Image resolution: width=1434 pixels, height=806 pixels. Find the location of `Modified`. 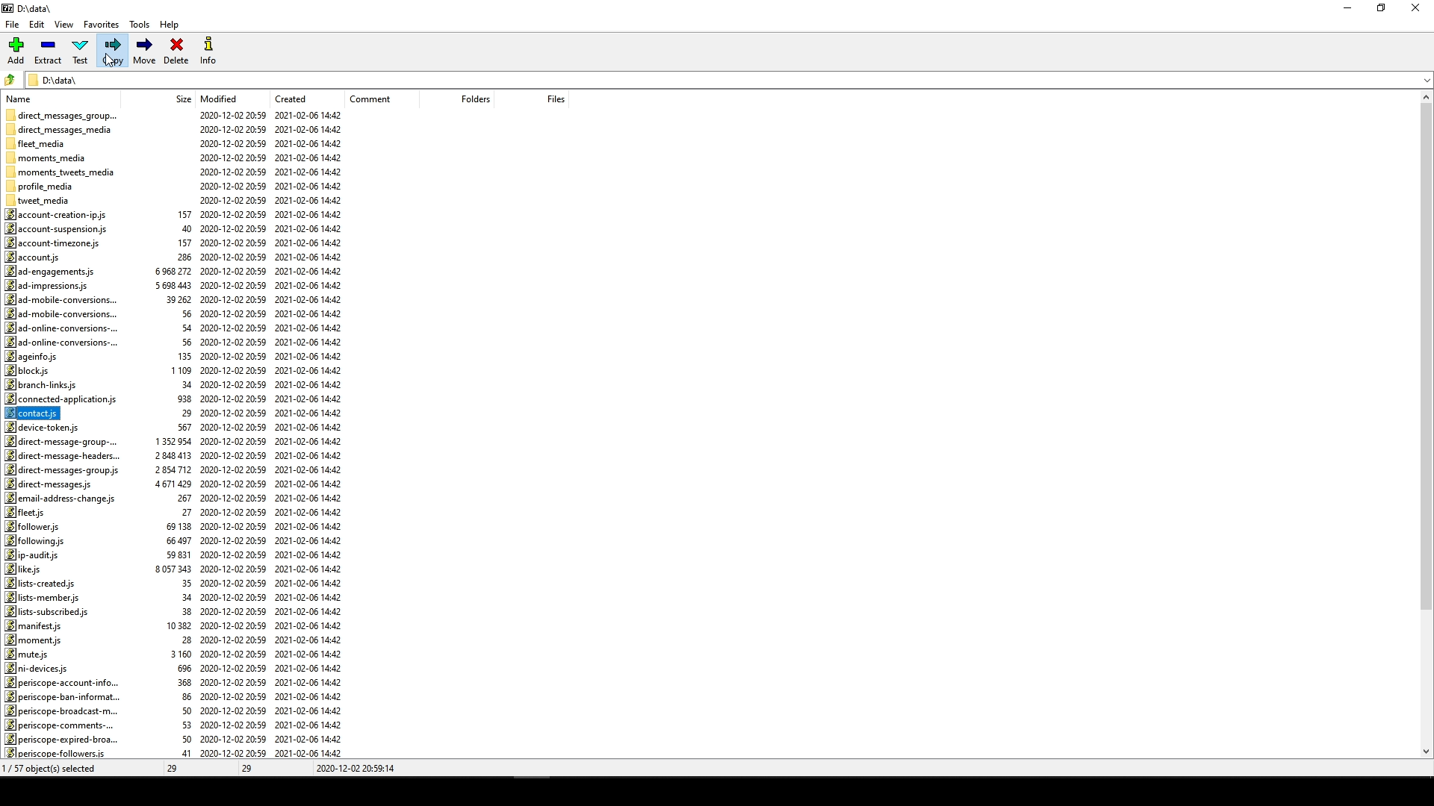

Modified is located at coordinates (223, 98).